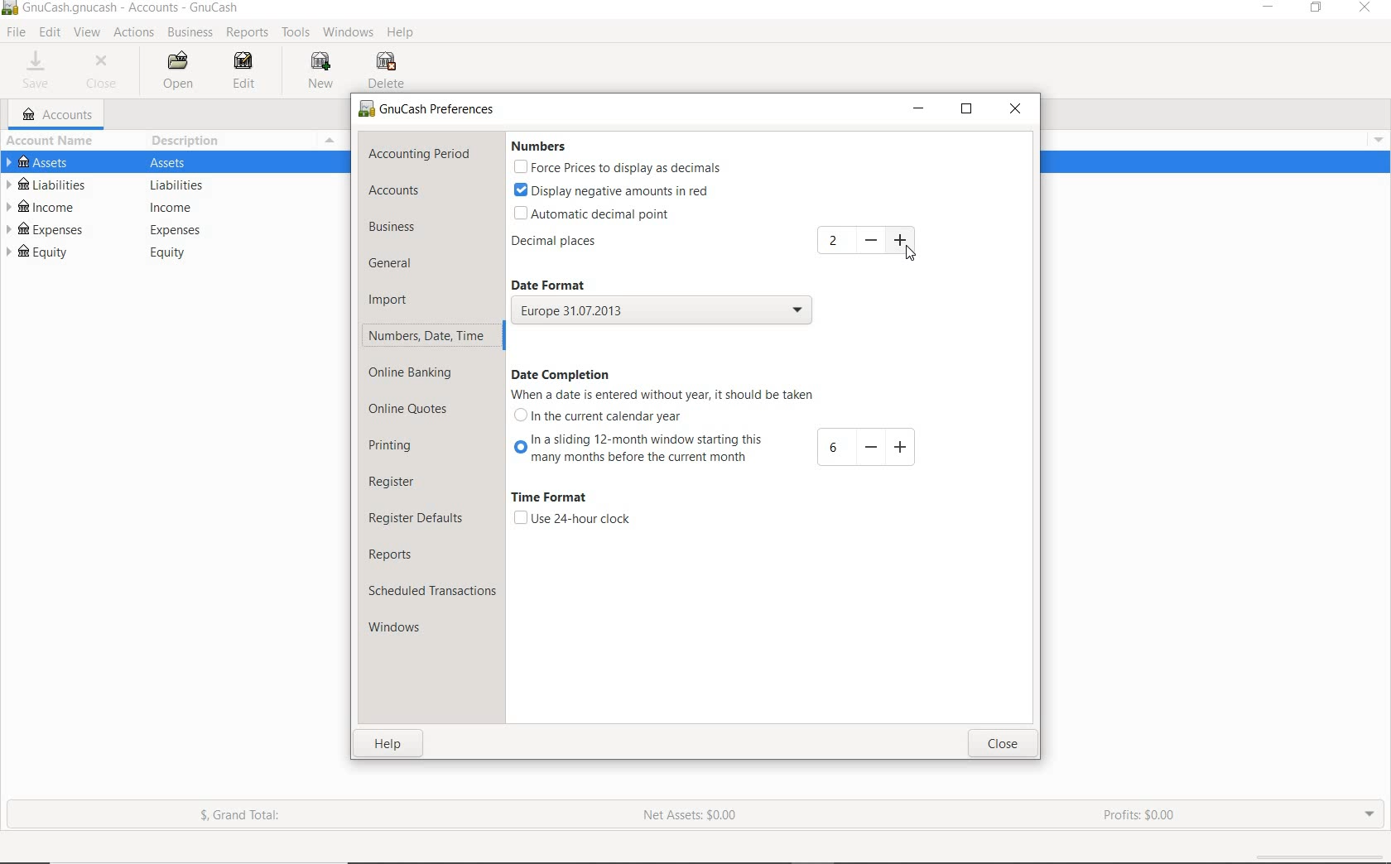 This screenshot has height=864, width=1391. What do you see at coordinates (242, 816) in the screenshot?
I see `GRAND TOTAL` at bounding box center [242, 816].